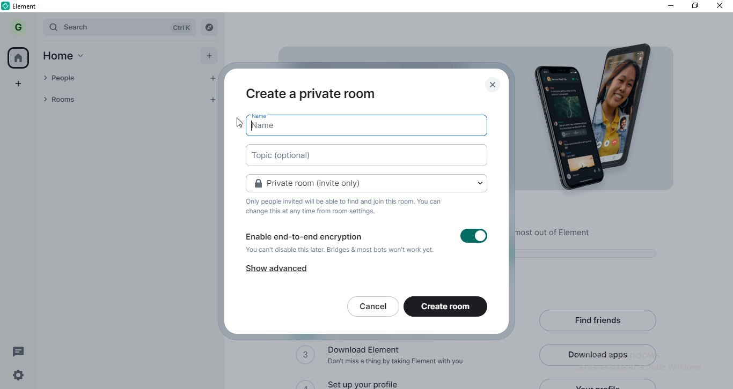 This screenshot has height=389, width=733. What do you see at coordinates (367, 156) in the screenshot?
I see `new video room` at bounding box center [367, 156].